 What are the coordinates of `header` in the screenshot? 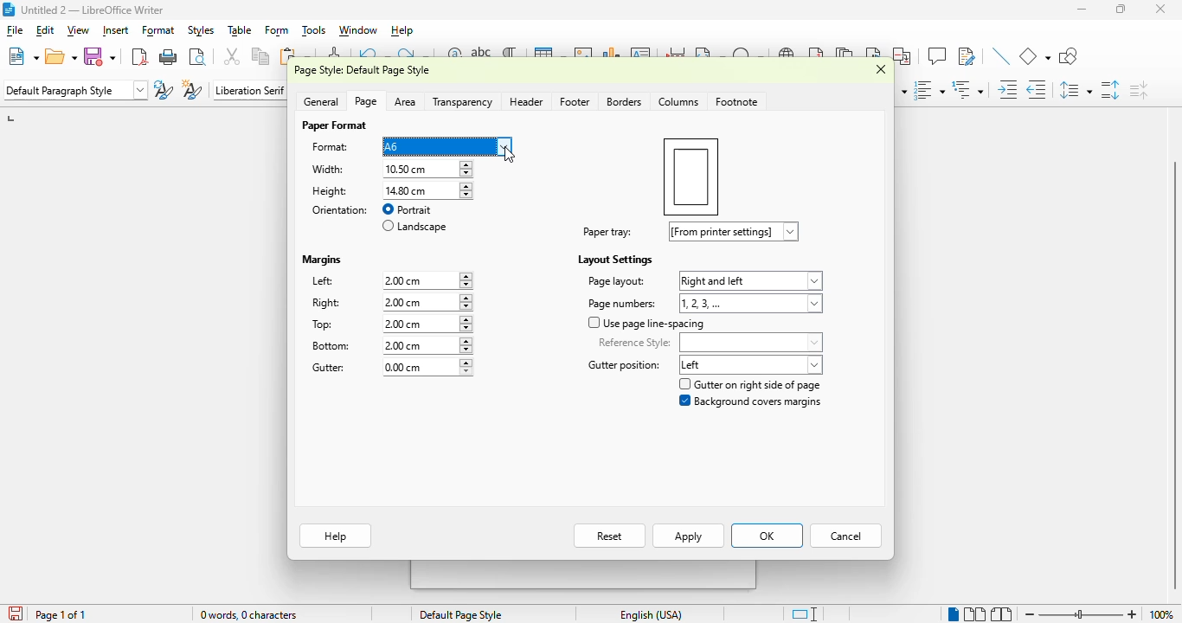 It's located at (526, 101).